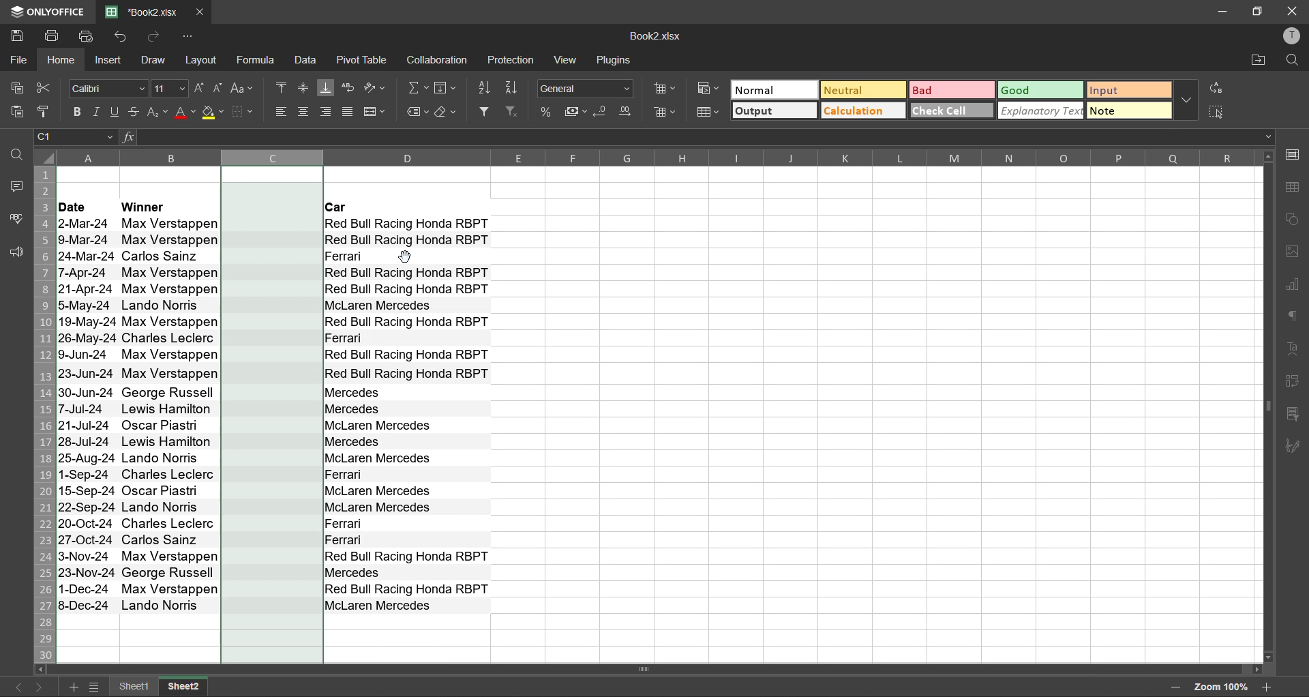 This screenshot has height=697, width=1309. Describe the element at coordinates (43, 87) in the screenshot. I see `cut` at that location.